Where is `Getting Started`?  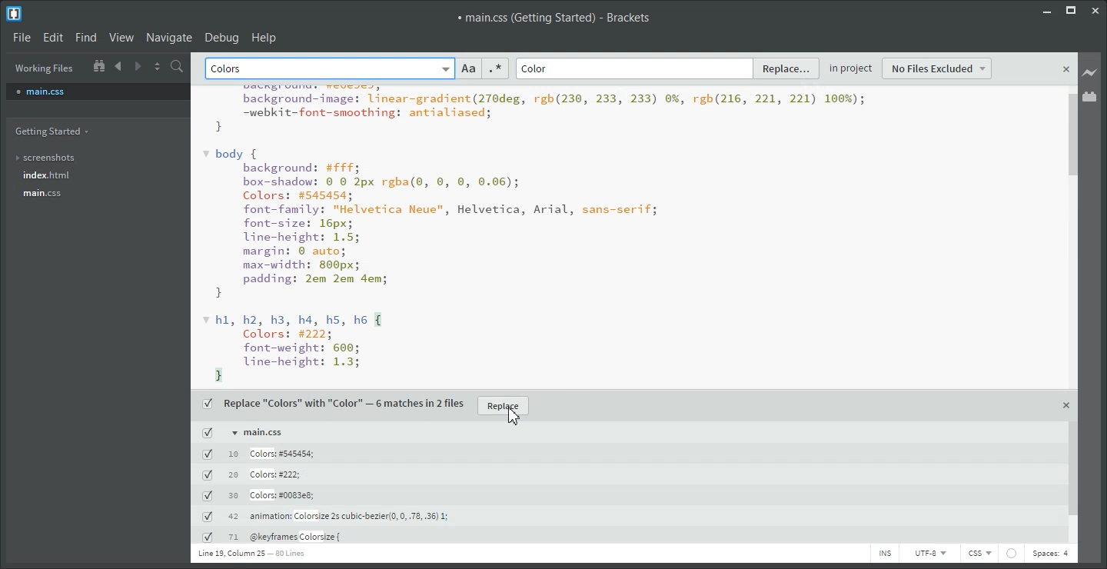
Getting Started is located at coordinates (55, 131).